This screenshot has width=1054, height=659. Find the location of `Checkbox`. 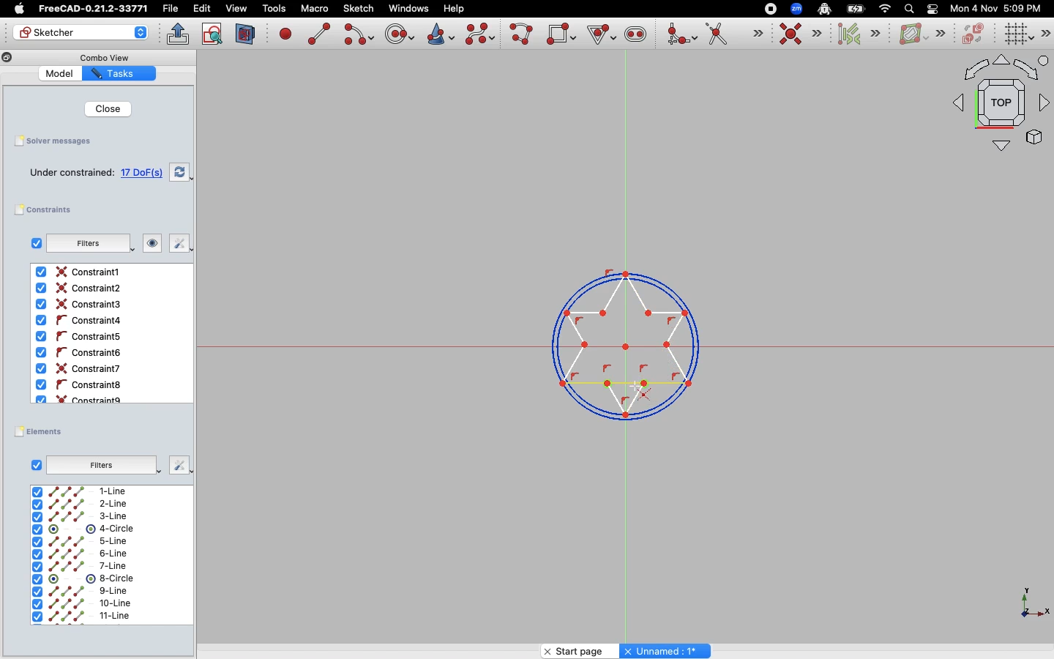

Checkbox is located at coordinates (37, 464).